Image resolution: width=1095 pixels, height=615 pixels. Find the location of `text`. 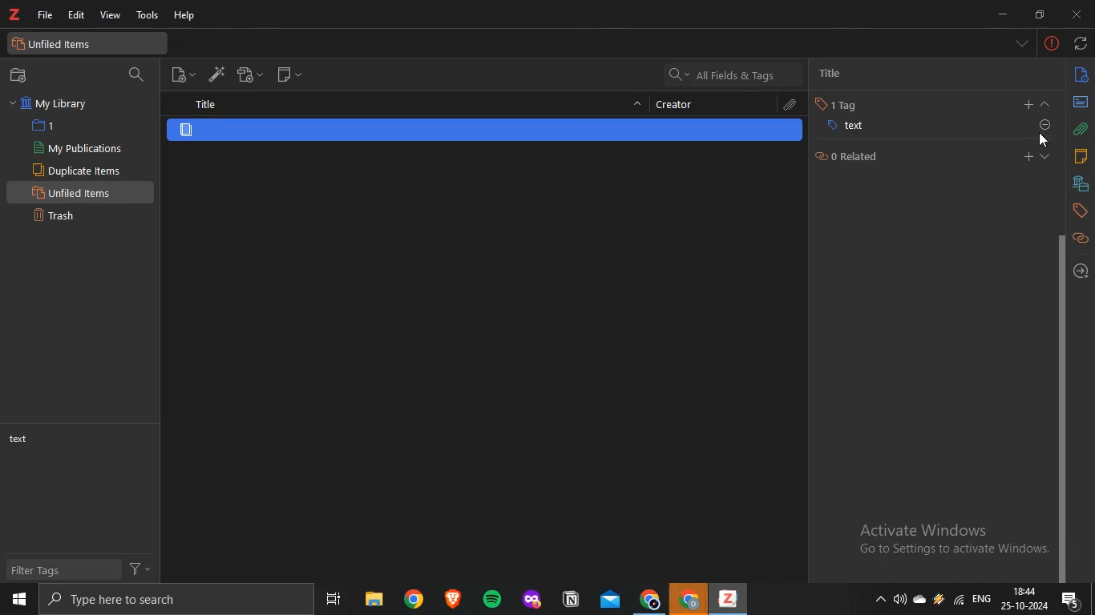

text is located at coordinates (22, 440).